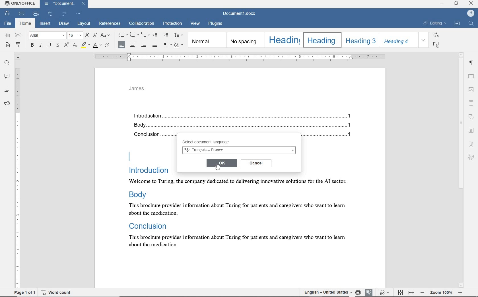  What do you see at coordinates (412, 293) in the screenshot?
I see `fit to width` at bounding box center [412, 293].